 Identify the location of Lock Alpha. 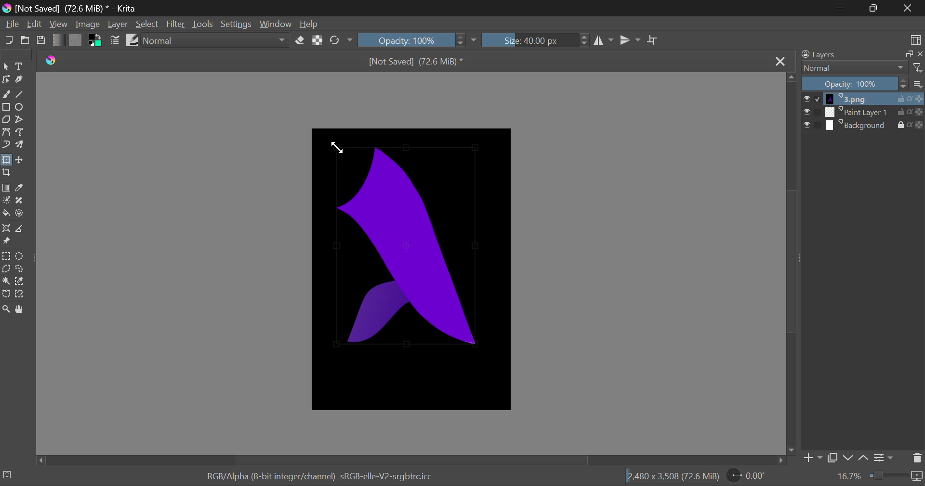
(317, 41).